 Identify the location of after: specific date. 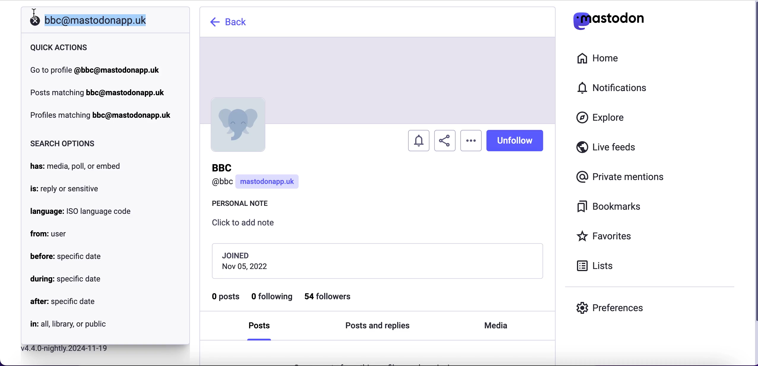
(63, 303).